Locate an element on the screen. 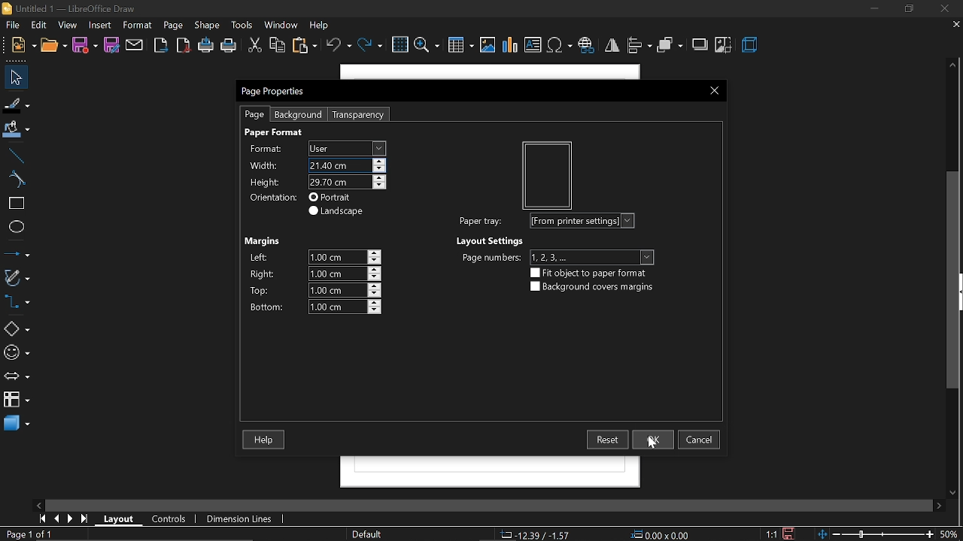  controls is located at coordinates (169, 518).